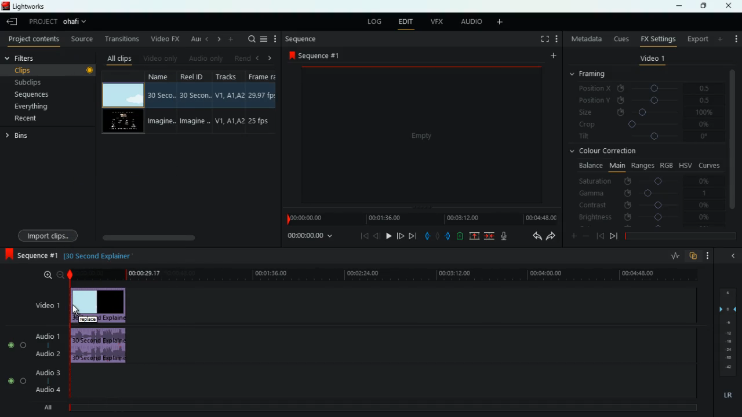 The width and height of the screenshot is (742, 417). Describe the element at coordinates (648, 125) in the screenshot. I see `crop` at that location.